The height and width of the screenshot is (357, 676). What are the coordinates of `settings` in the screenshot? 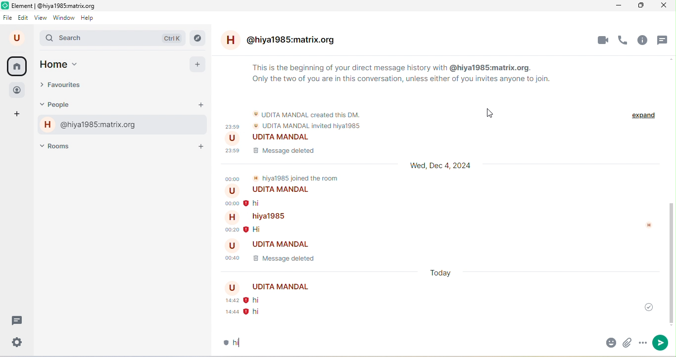 It's located at (18, 342).